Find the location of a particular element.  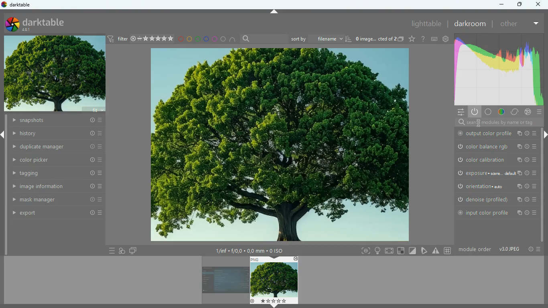

edit is located at coordinates (425, 251).